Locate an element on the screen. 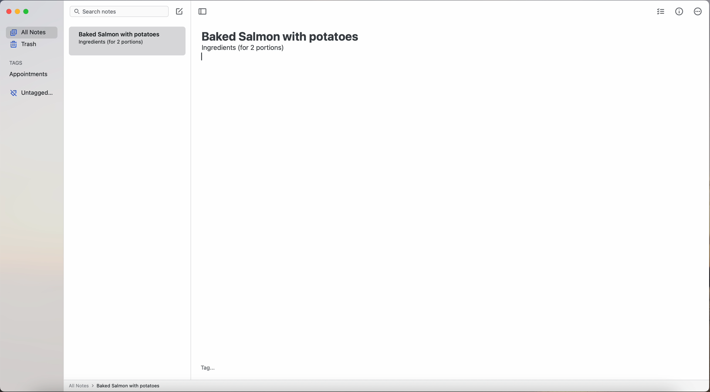 This screenshot has width=710, height=392. toggle sidebar is located at coordinates (203, 12).